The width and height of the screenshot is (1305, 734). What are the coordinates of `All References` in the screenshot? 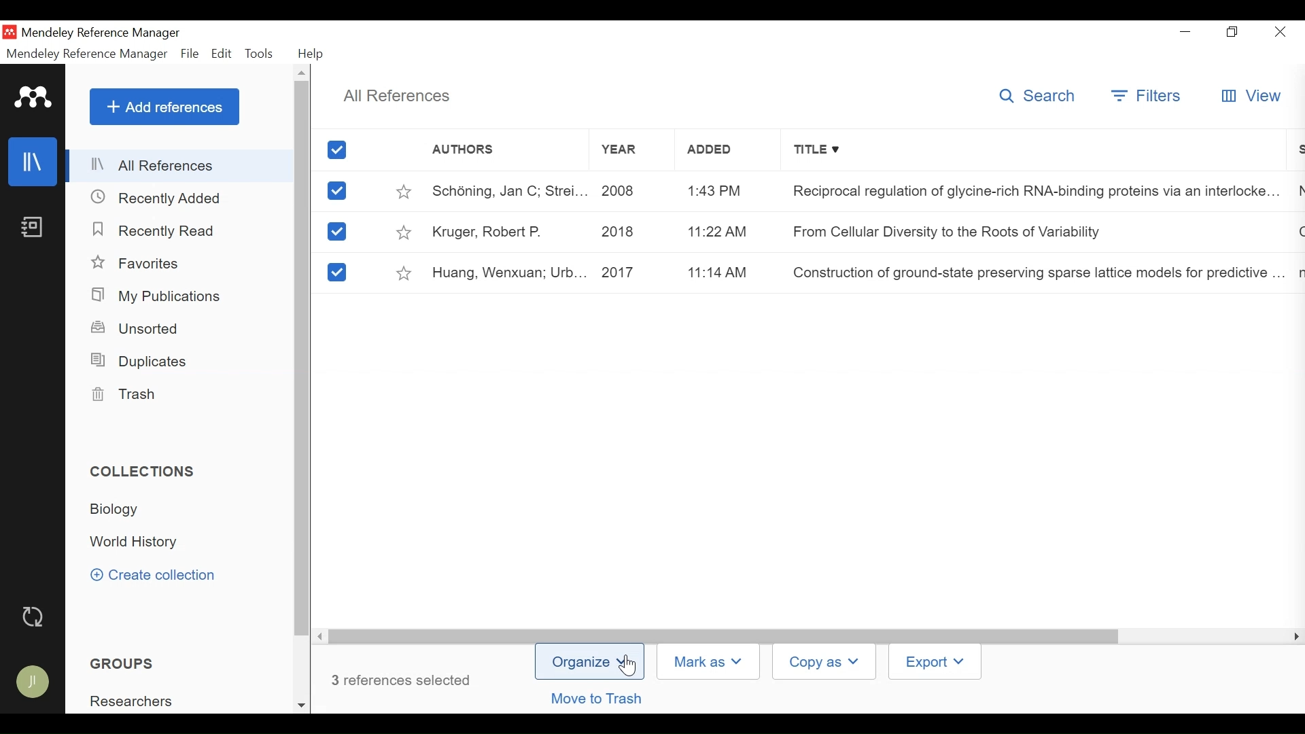 It's located at (181, 168).